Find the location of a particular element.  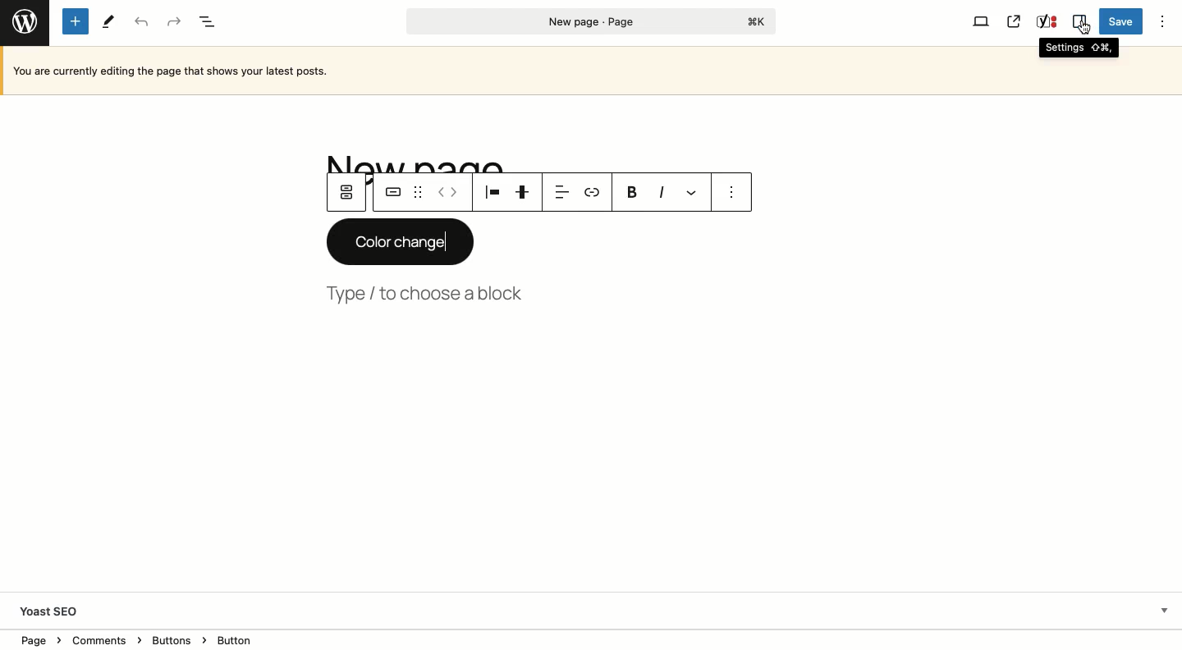

Settings is located at coordinates (1079, 49).